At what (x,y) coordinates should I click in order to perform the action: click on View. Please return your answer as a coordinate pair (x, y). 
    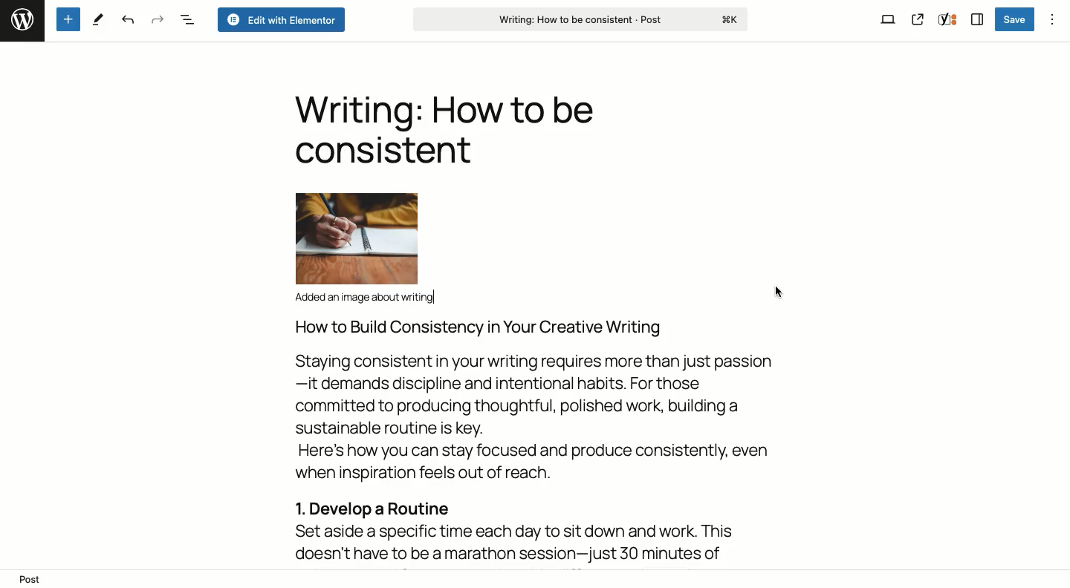
    Looking at the image, I should click on (888, 19).